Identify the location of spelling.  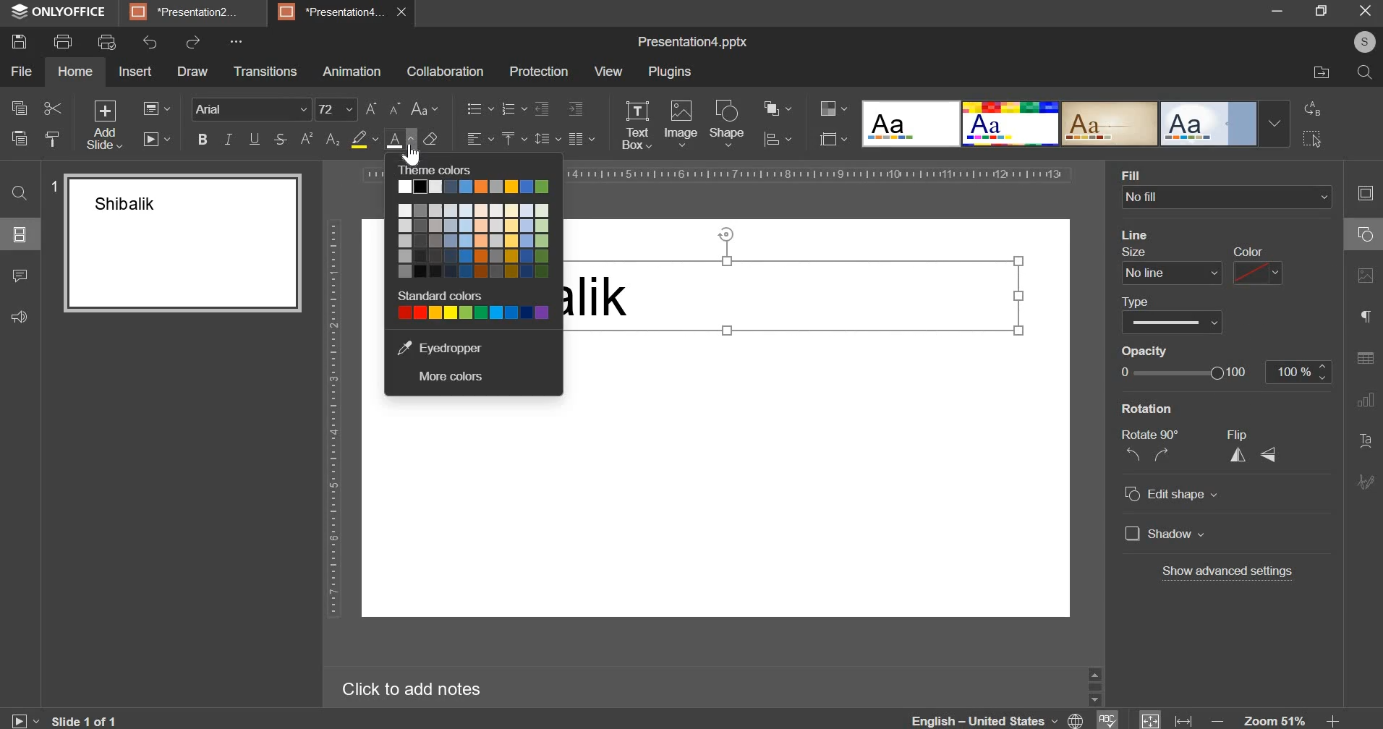
(1110, 718).